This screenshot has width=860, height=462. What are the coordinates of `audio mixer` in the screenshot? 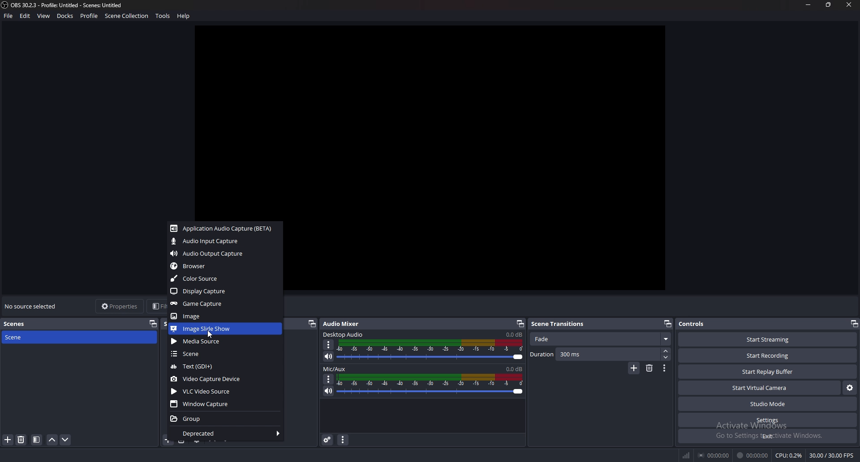 It's located at (346, 323).